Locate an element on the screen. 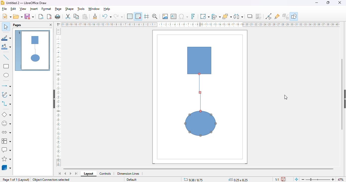 This screenshot has width=346, height=182. page 1 view of connector tool is located at coordinates (33, 51).